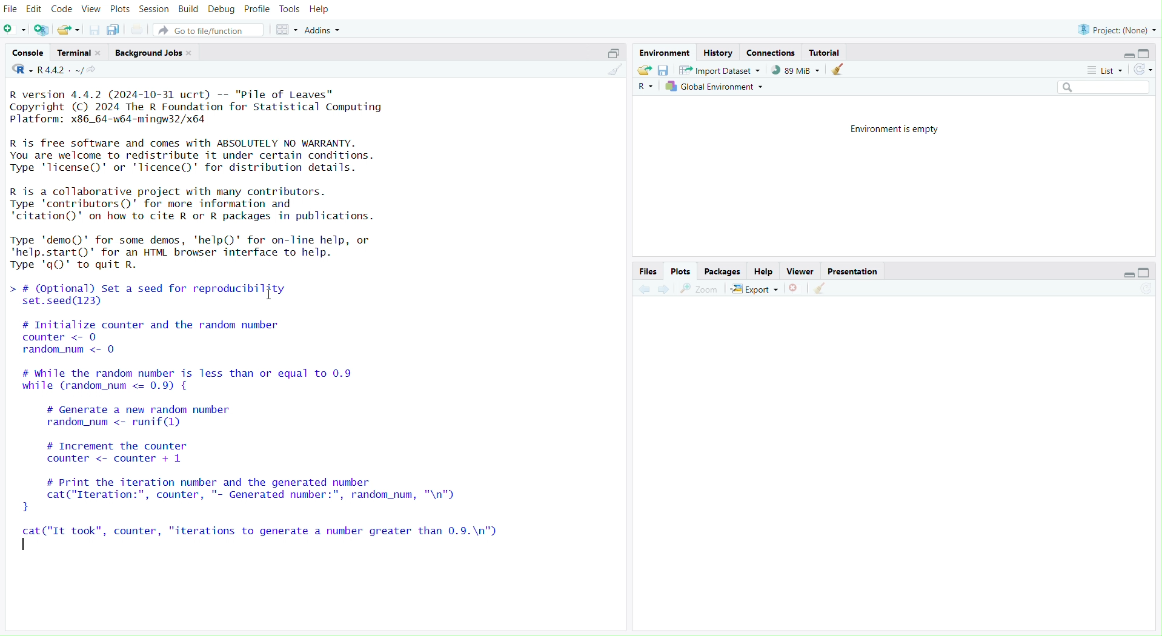  I want to click on Print the current file, so click(136, 29).